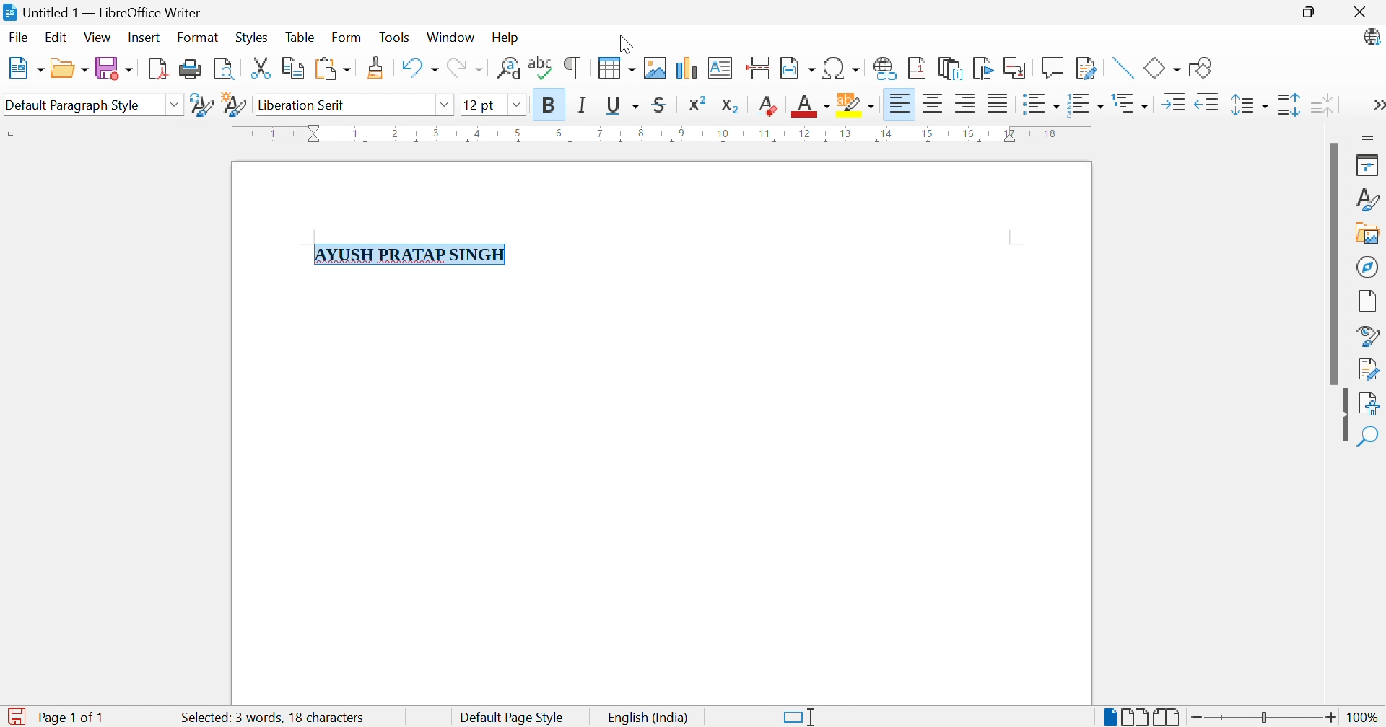 Image resolution: width=1386 pixels, height=727 pixels. Describe the element at coordinates (1174, 105) in the screenshot. I see `Increase Indent` at that location.